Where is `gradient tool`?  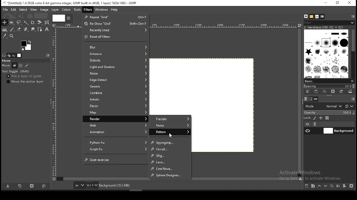 gradient tool is located at coordinates (4, 29).